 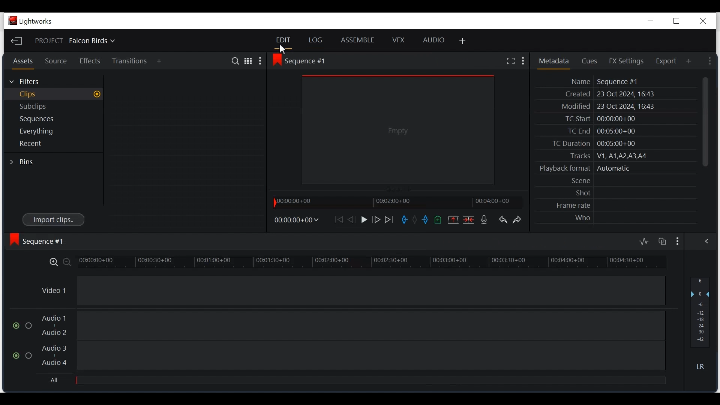 What do you see at coordinates (580, 220) in the screenshot?
I see `SS A
A Ex 0 NP Who` at bounding box center [580, 220].